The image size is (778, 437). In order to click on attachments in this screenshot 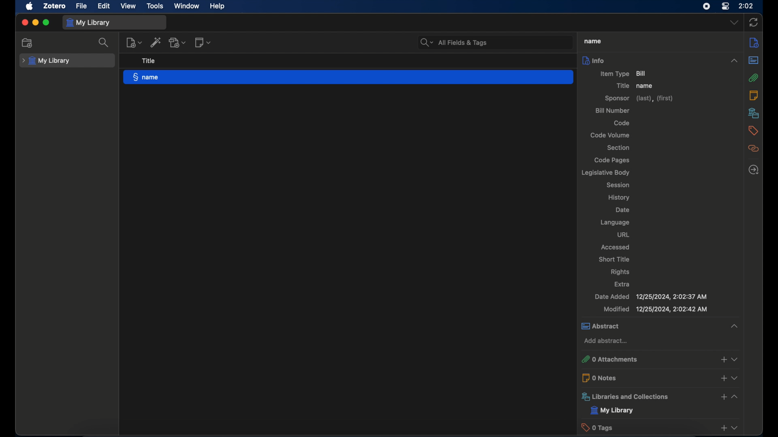, I will do `click(753, 78)`.